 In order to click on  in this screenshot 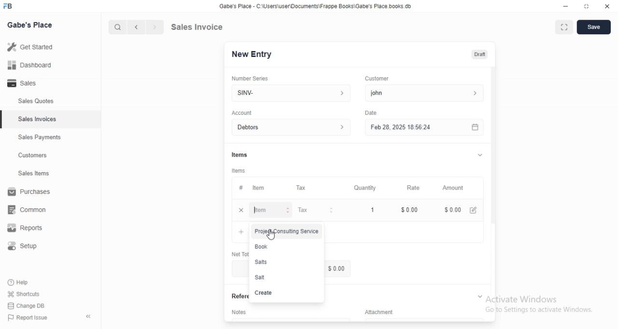, I will do `click(384, 312)`.